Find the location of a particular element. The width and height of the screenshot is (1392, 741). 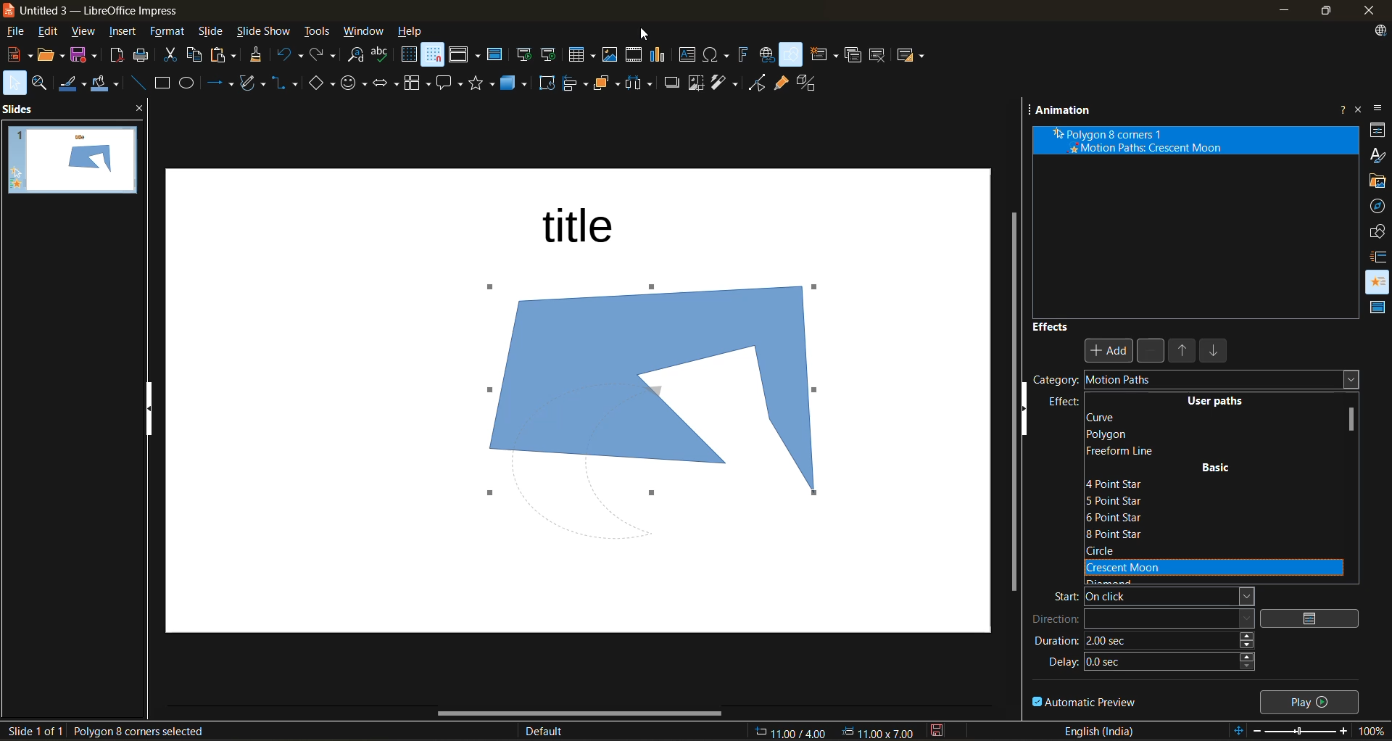

logo is located at coordinates (9, 11).